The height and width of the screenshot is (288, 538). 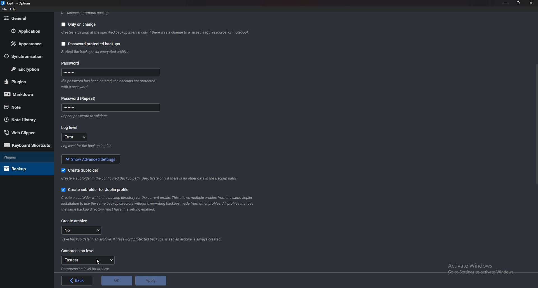 I want to click on Encryption, so click(x=27, y=69).